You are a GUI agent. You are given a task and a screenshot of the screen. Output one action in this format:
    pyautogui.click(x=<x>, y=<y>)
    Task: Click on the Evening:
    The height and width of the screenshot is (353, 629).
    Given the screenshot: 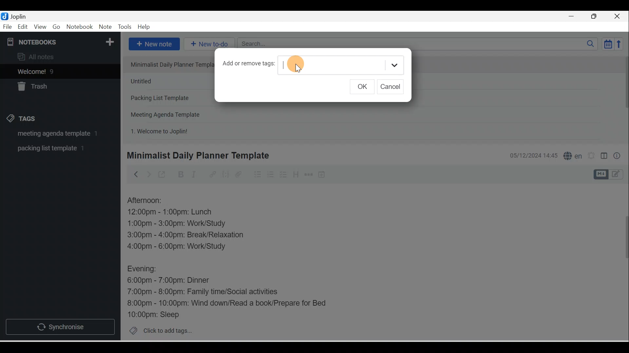 What is the action you would take?
    pyautogui.click(x=146, y=270)
    